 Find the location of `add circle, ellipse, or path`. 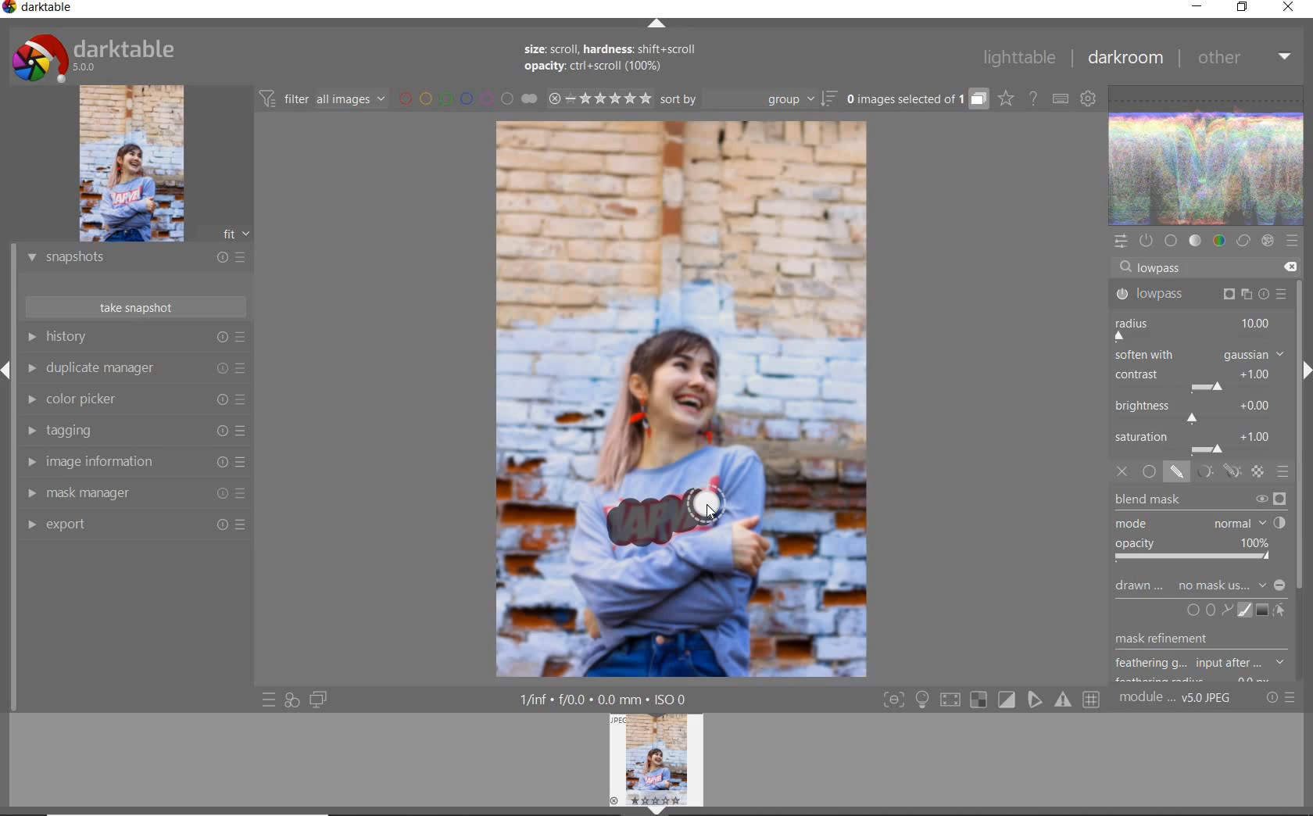

add circle, ellipse, or path is located at coordinates (1210, 611).